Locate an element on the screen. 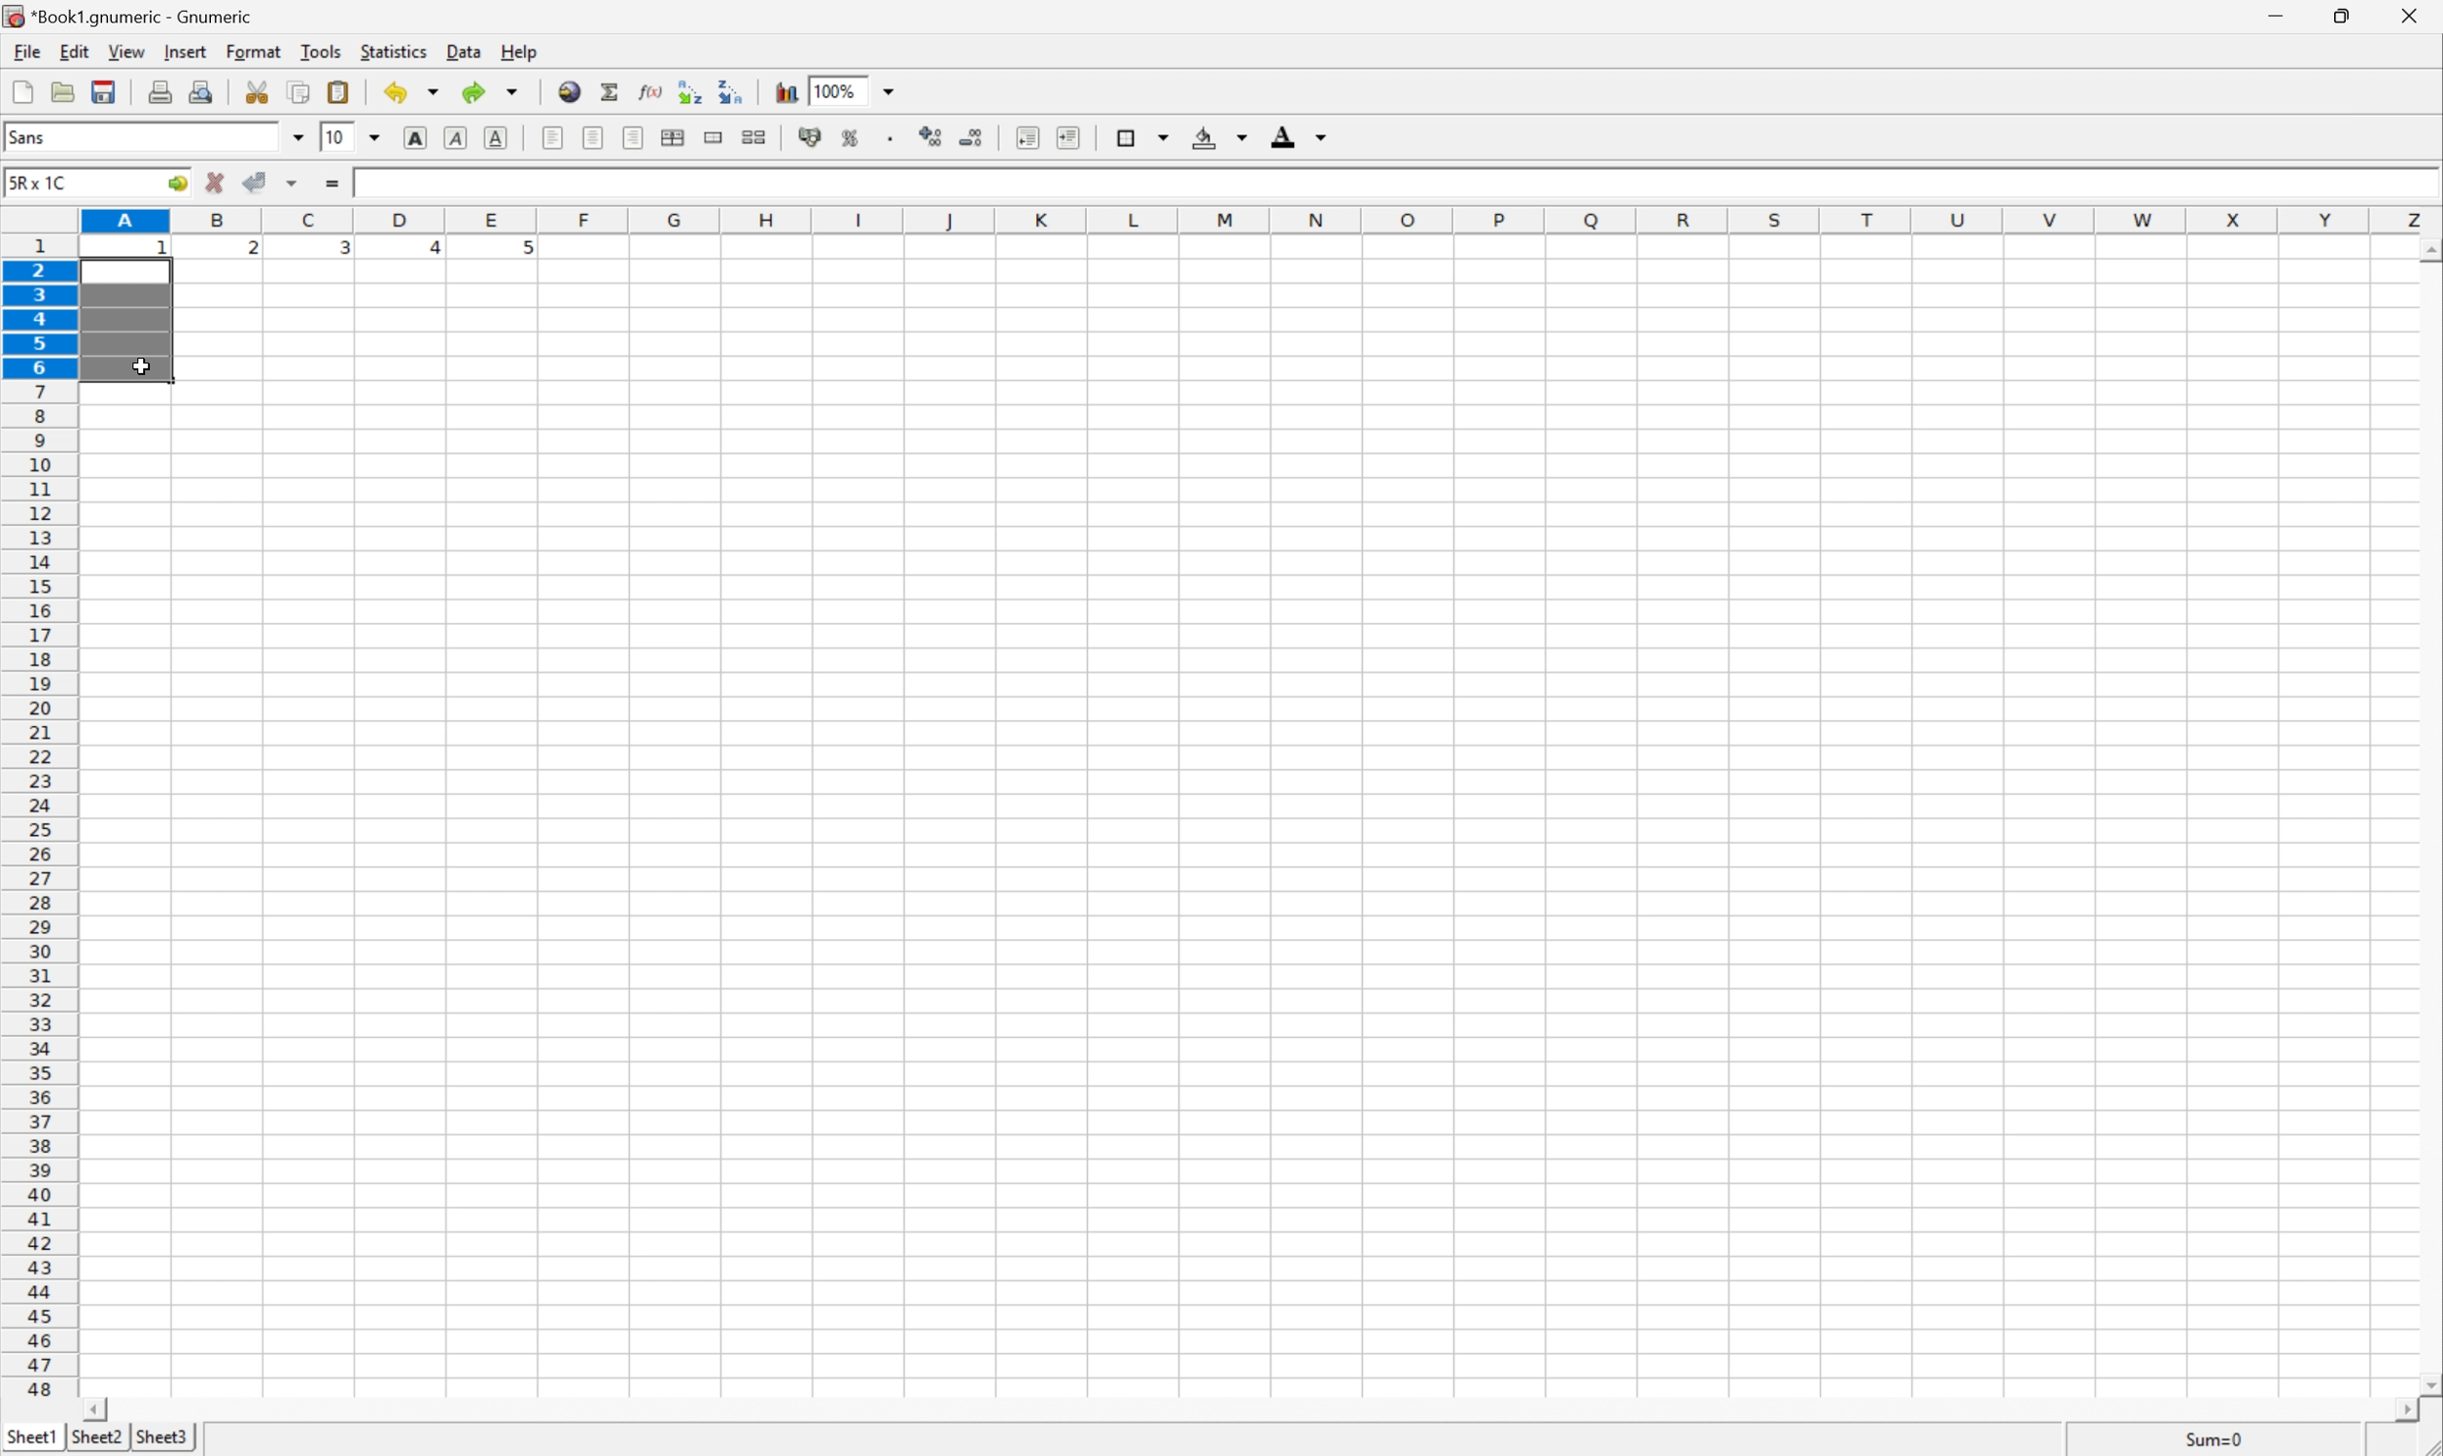 The width and height of the screenshot is (2443, 1456). sheet2 is located at coordinates (98, 1442).